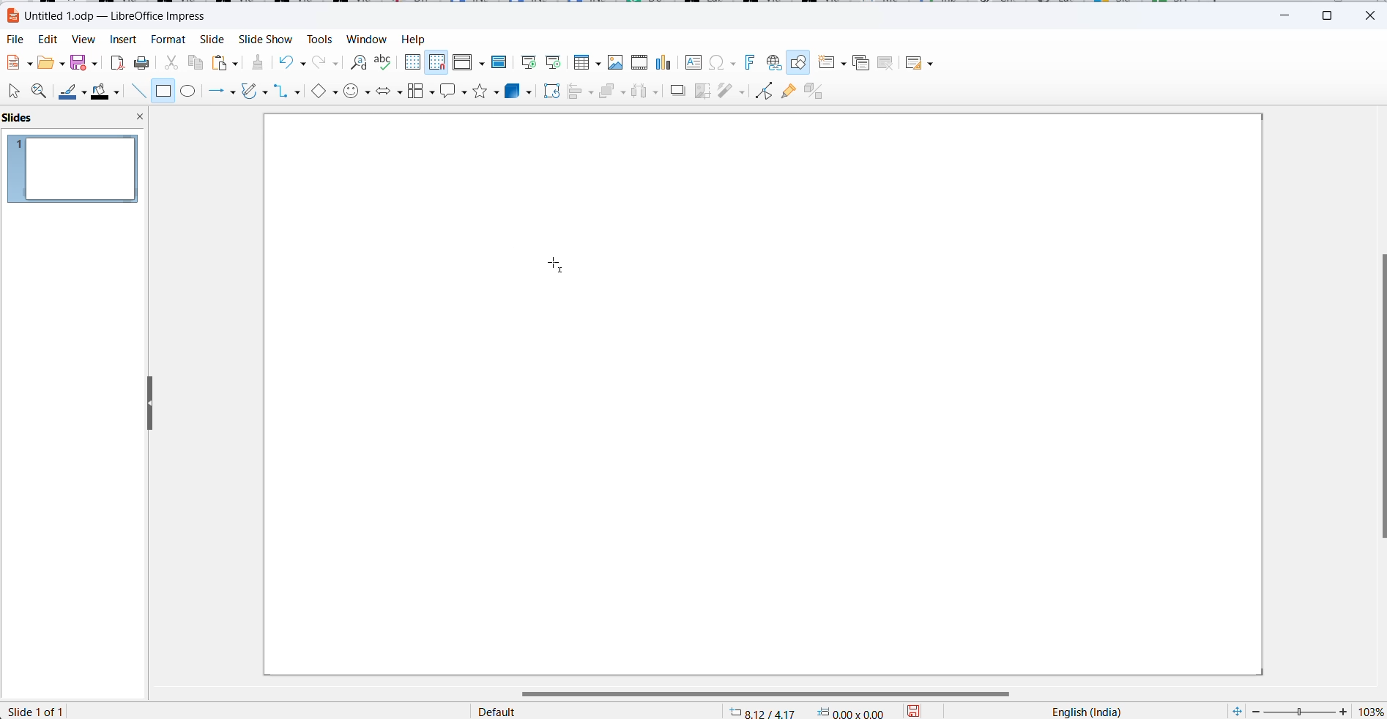 Image resolution: width=1387 pixels, height=719 pixels. I want to click on callout shapes, so click(454, 90).